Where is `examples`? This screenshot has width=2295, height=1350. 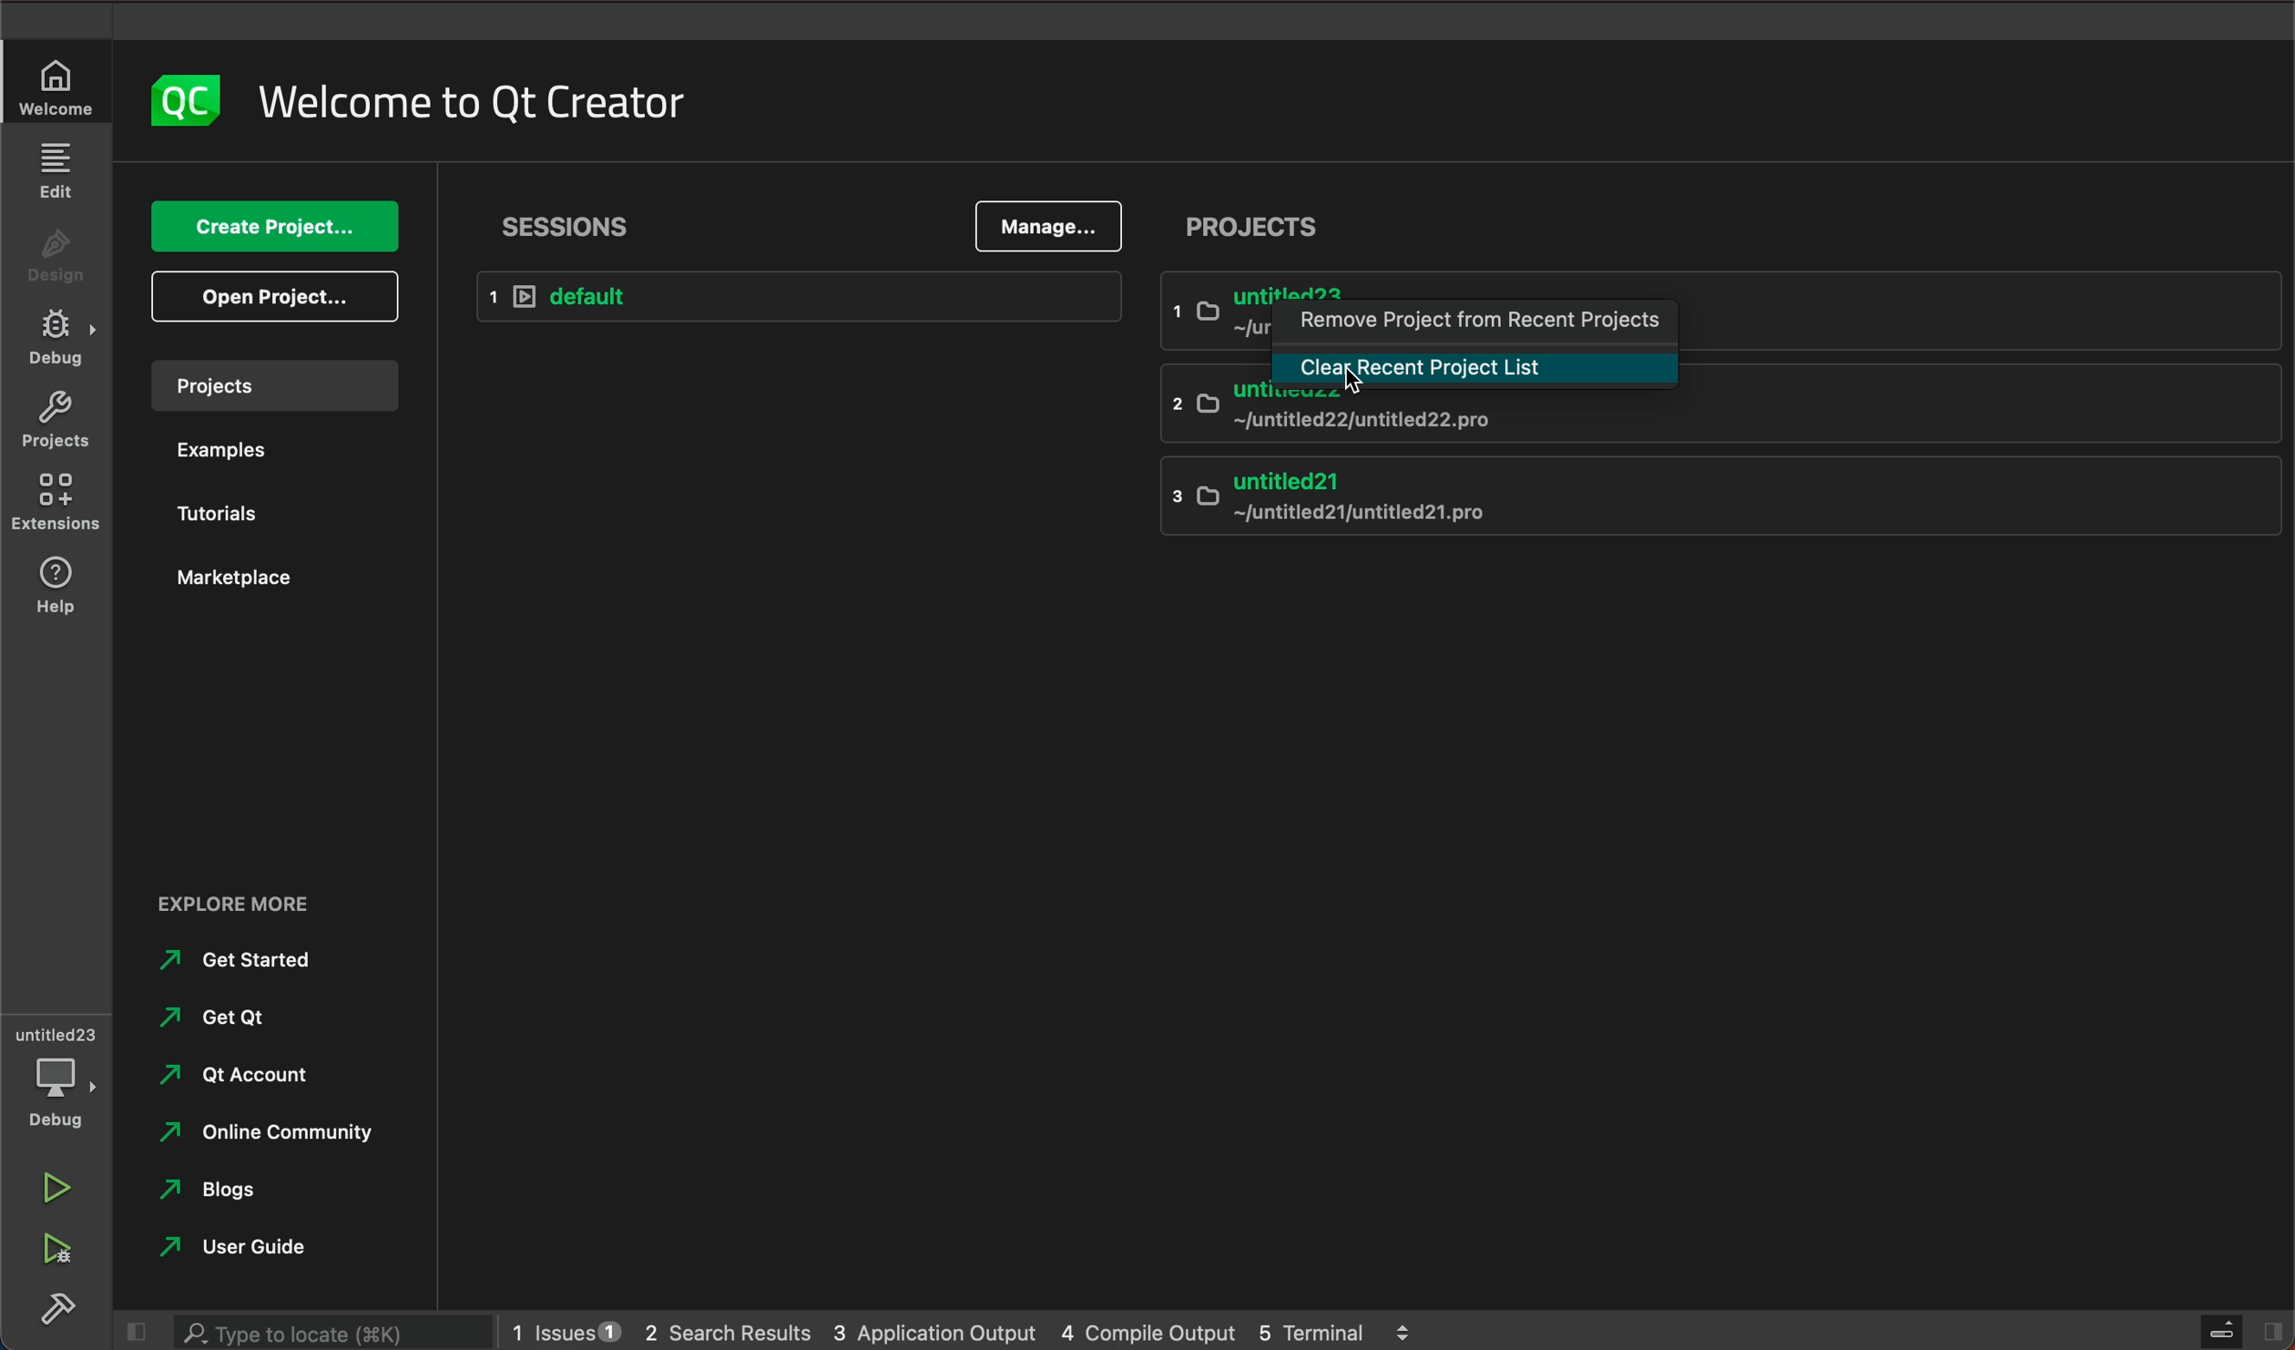 examples is located at coordinates (239, 454).